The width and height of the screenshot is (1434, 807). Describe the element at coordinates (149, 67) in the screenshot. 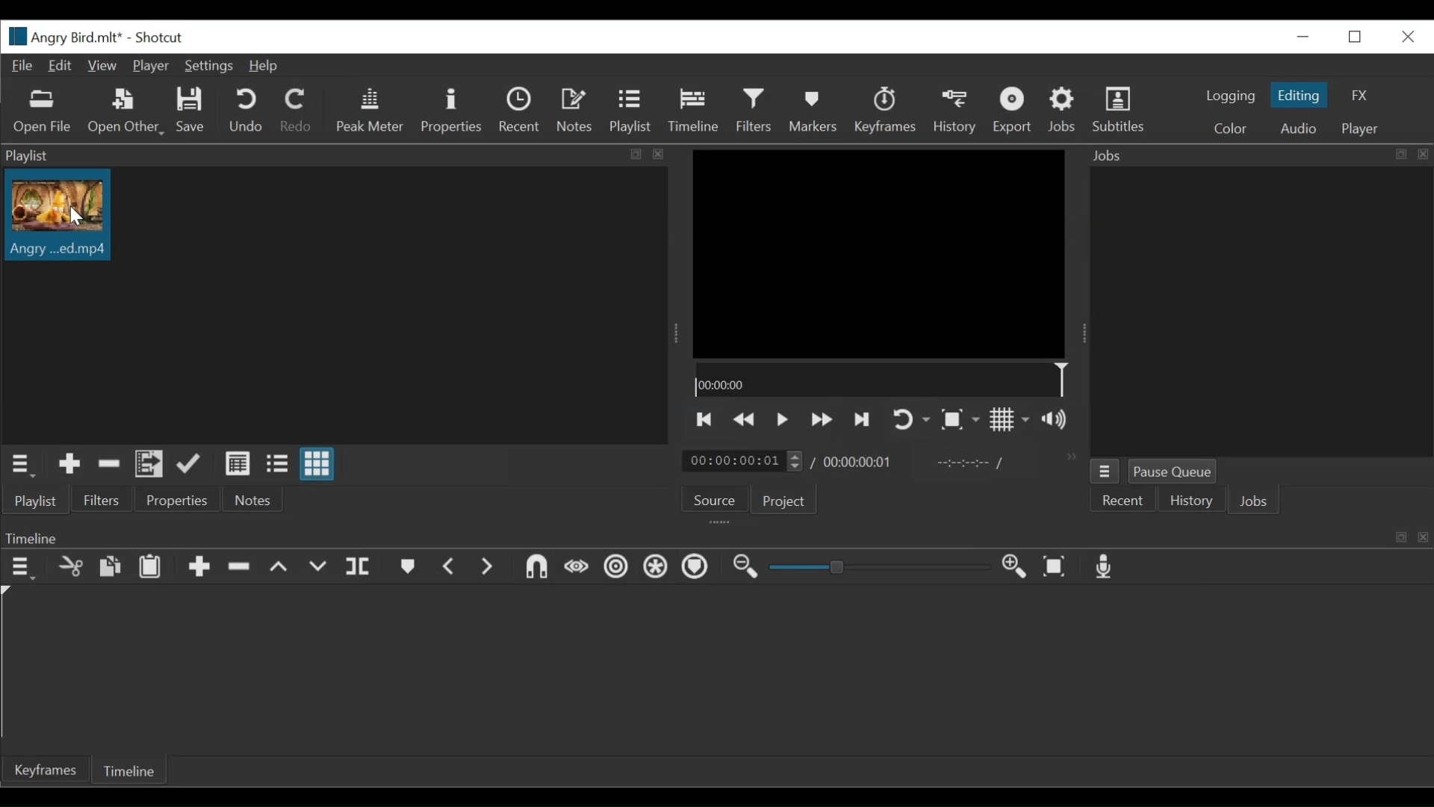

I see `Player` at that location.